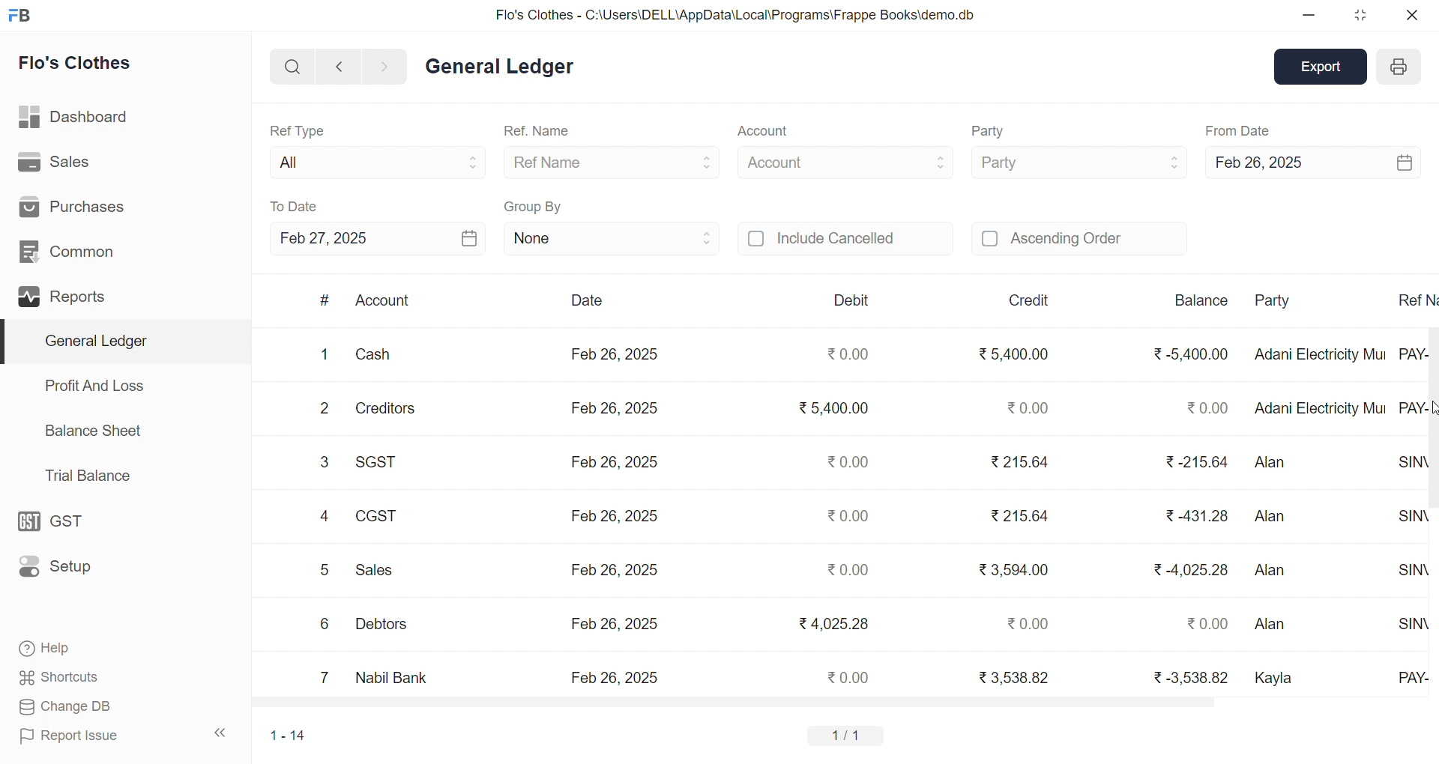 The width and height of the screenshot is (1439, 764). What do you see at coordinates (1190, 569) in the screenshot?
I see `₹-4,025.28` at bounding box center [1190, 569].